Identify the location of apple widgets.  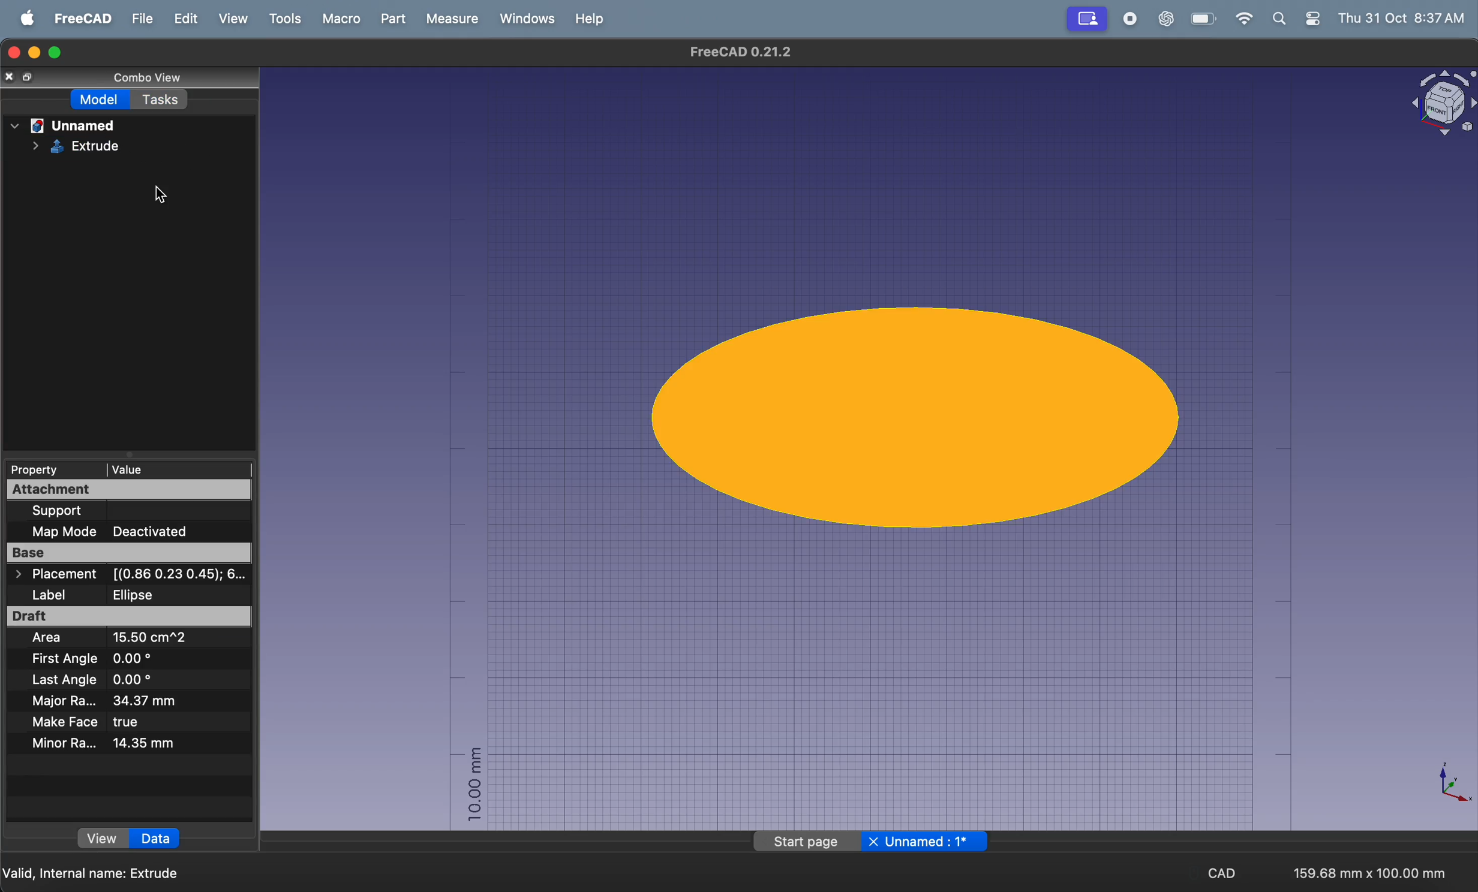
(1296, 20).